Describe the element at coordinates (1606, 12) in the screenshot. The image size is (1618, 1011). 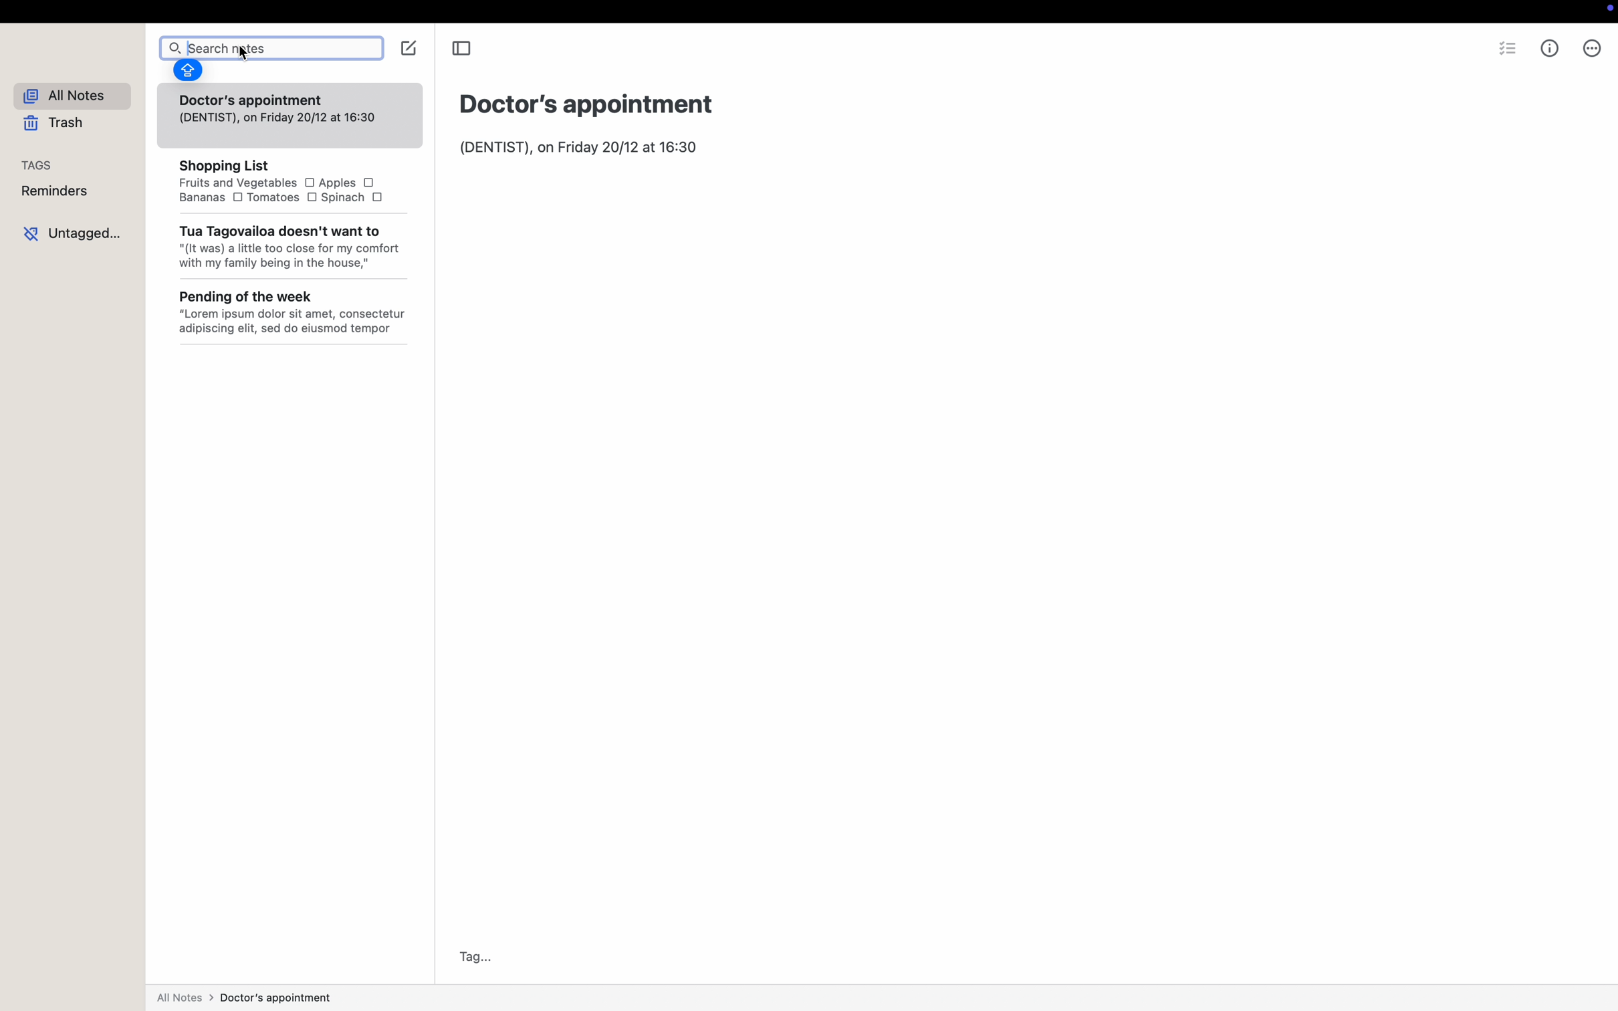
I see `screen controls` at that location.